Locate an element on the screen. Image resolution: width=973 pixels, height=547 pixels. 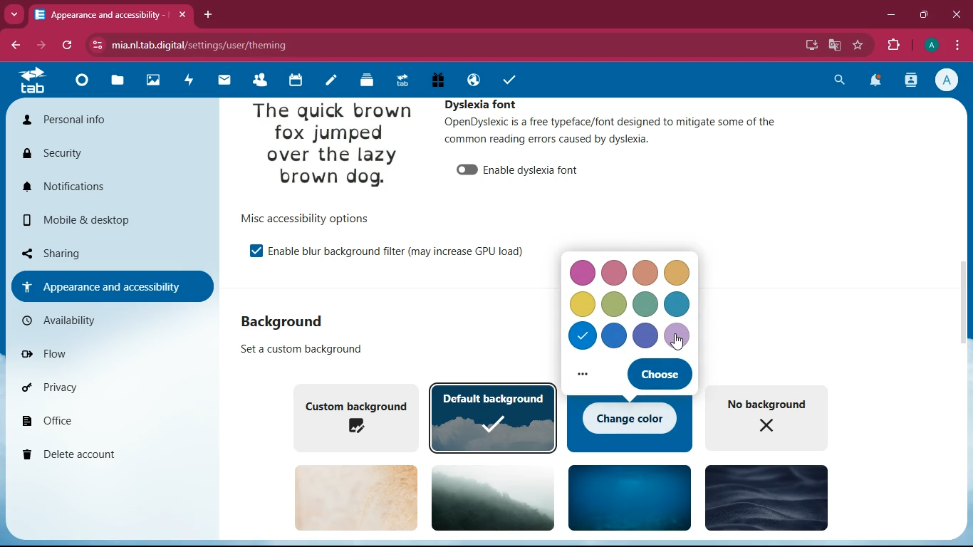
mobile & desktop is located at coordinates (89, 220).